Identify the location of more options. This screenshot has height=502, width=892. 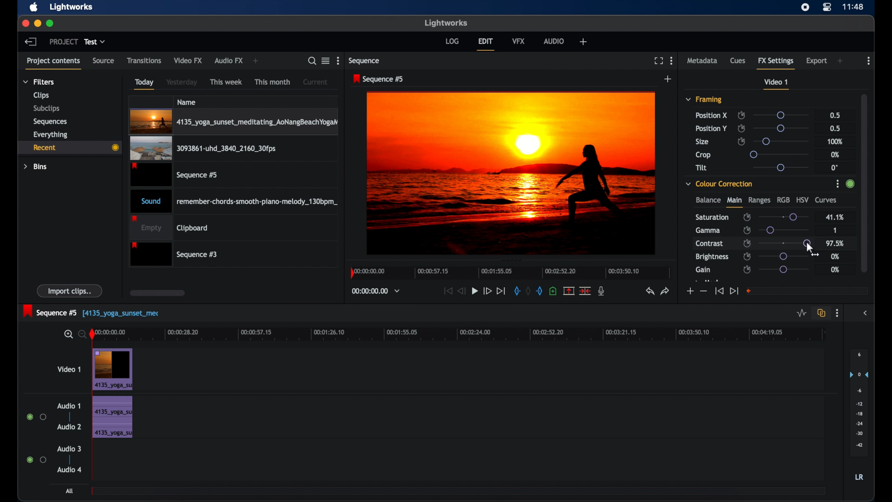
(869, 61).